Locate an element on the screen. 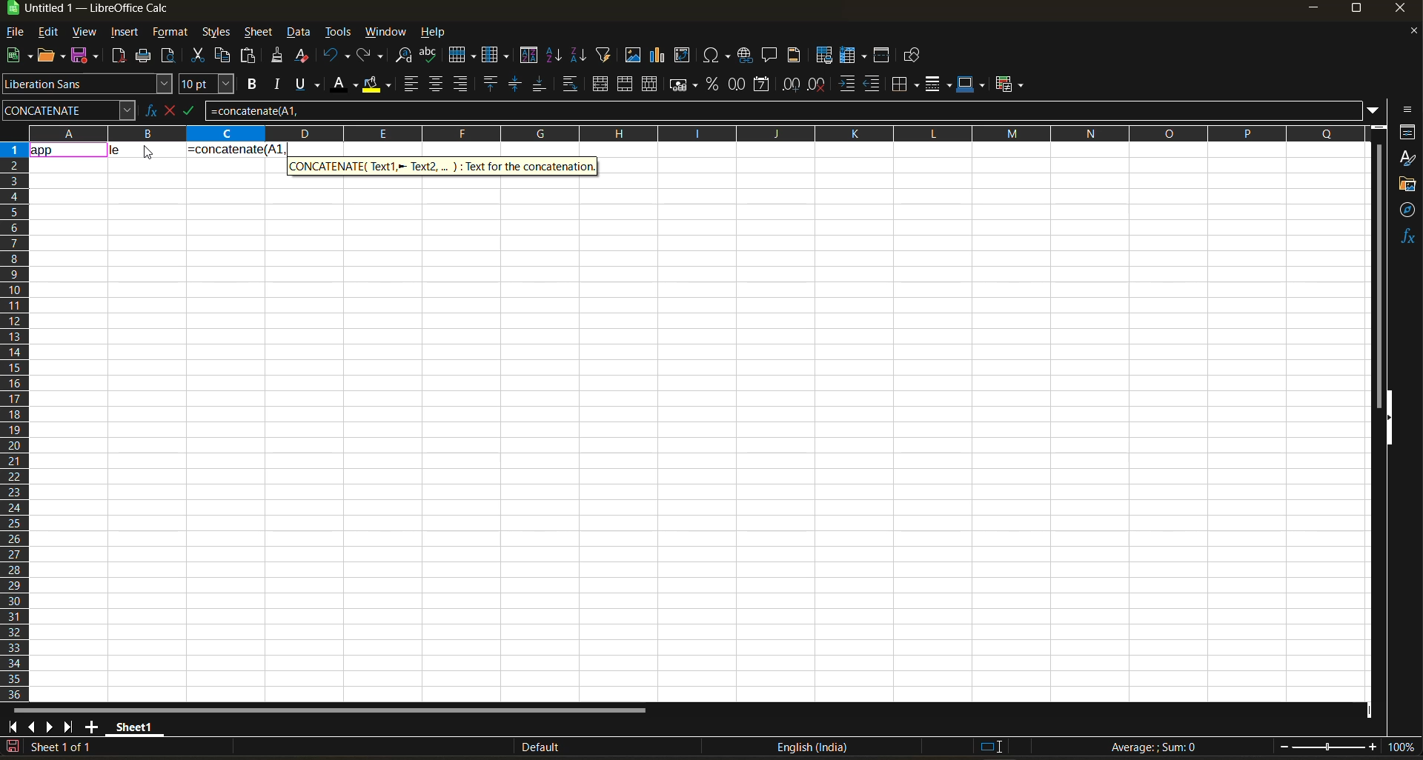 This screenshot has width=1423, height=760. zoom factor is located at coordinates (1404, 748).